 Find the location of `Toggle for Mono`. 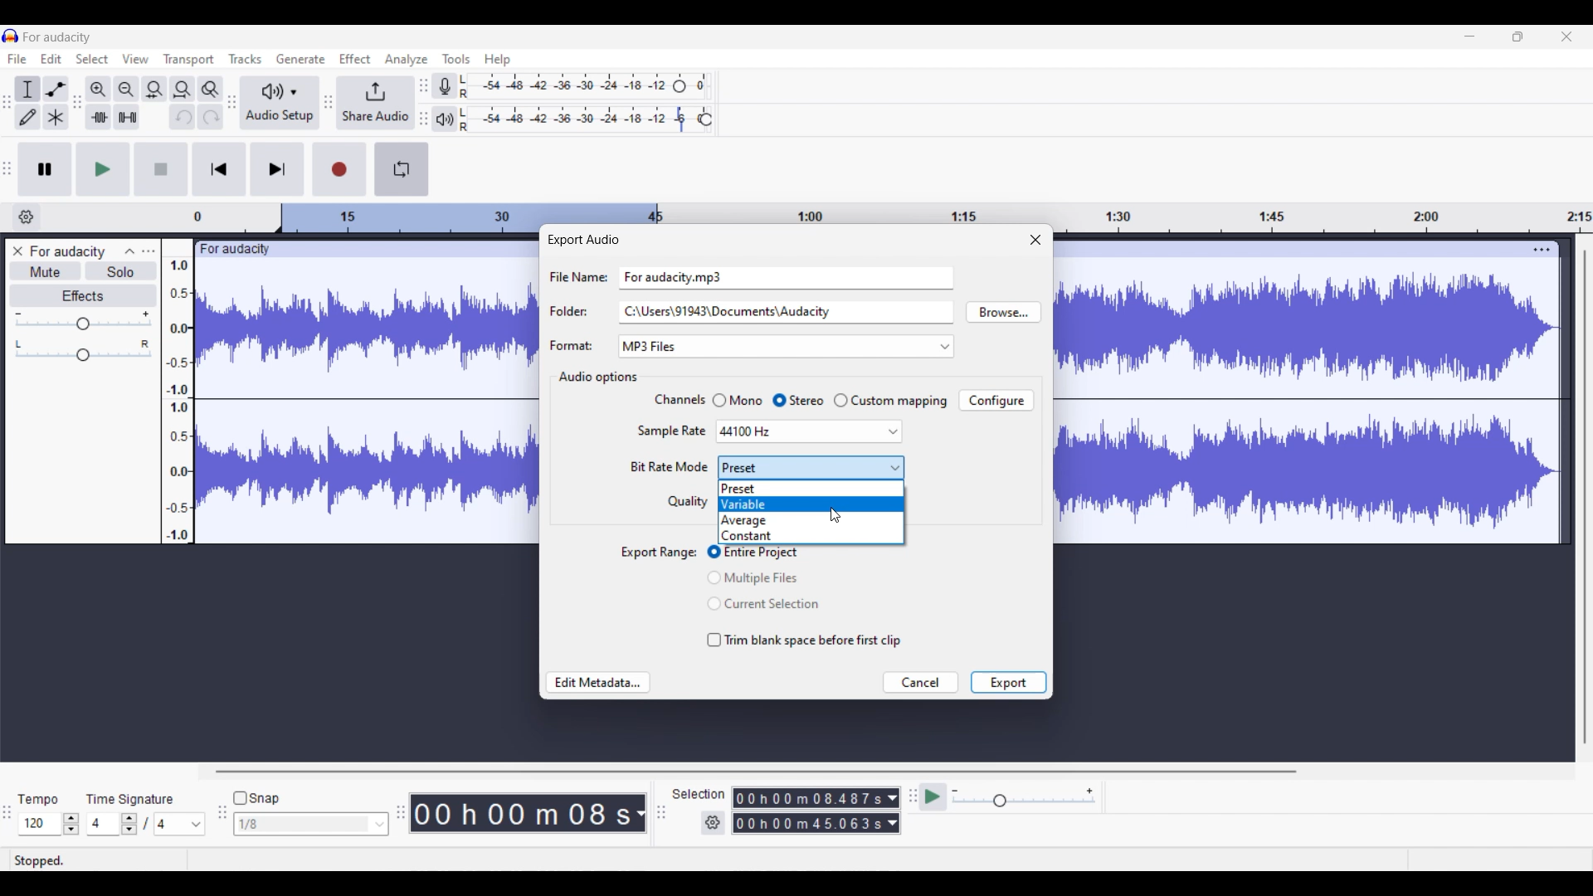

Toggle for Mono is located at coordinates (737, 400).